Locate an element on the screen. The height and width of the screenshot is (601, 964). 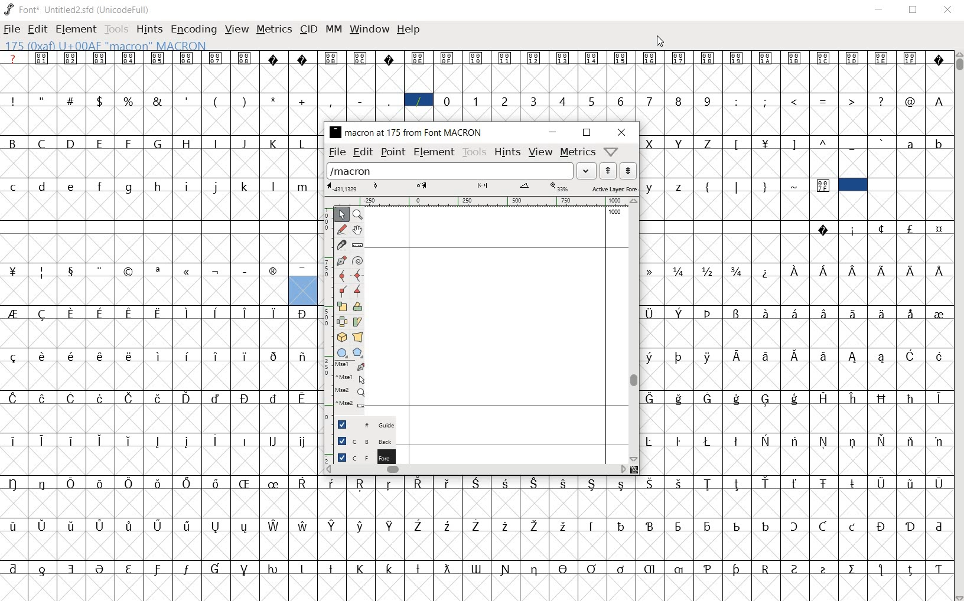
Symbol is located at coordinates (852, 569).